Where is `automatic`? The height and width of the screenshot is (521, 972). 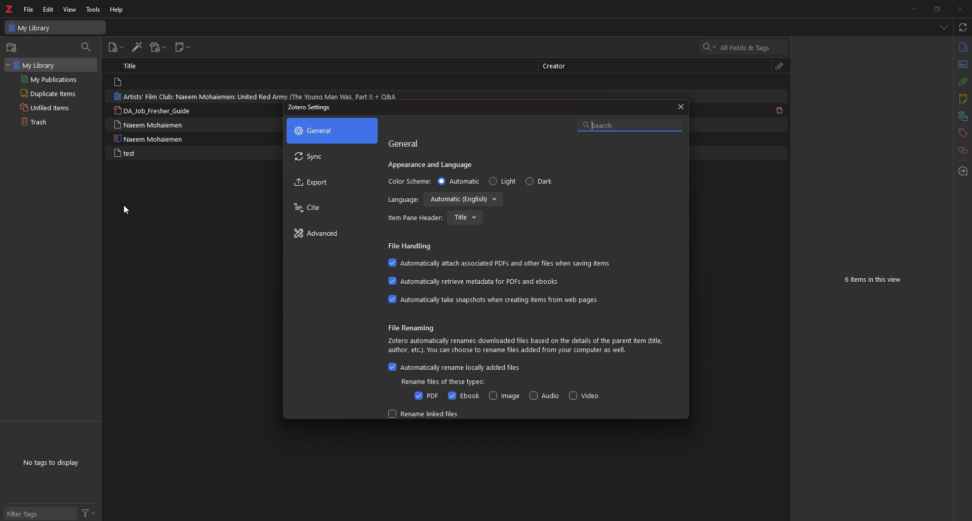 automatic is located at coordinates (459, 181).